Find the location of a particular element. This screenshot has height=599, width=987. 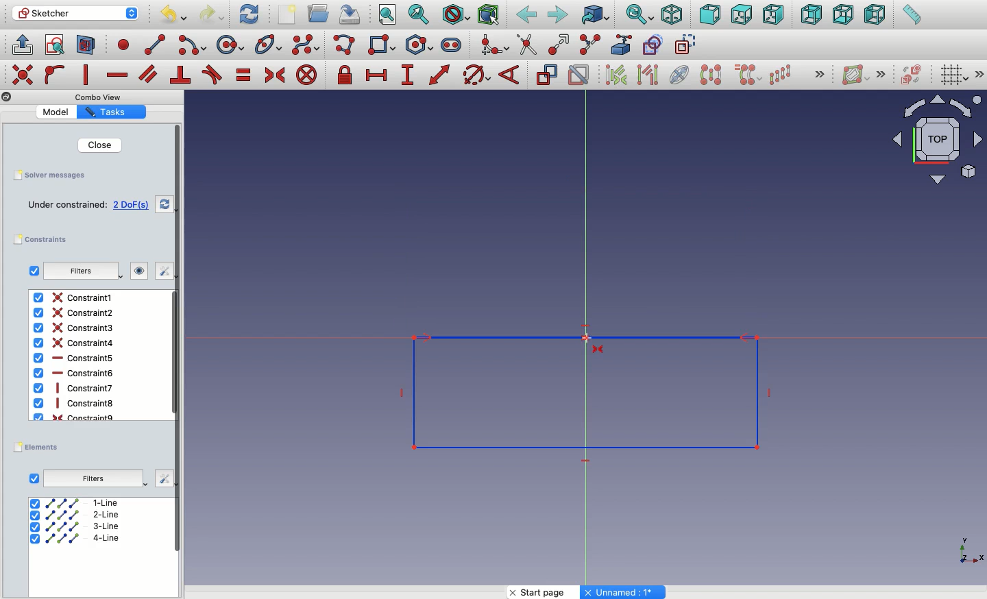

Go to linked object is located at coordinates (596, 16).